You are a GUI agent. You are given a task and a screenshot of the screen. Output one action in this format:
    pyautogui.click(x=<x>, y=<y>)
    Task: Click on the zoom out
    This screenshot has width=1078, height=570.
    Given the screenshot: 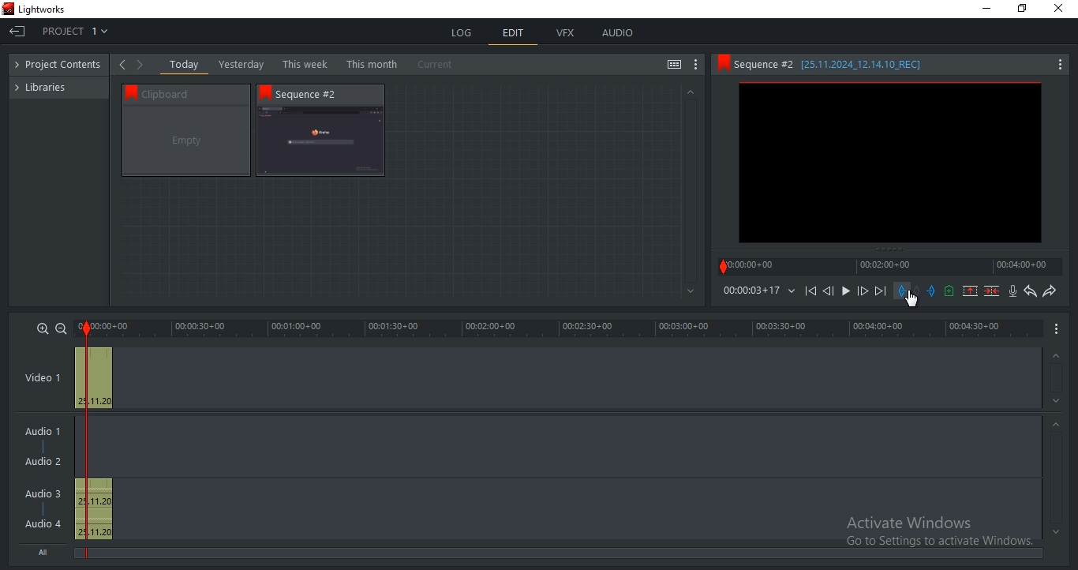 What is the action you would take?
    pyautogui.click(x=61, y=328)
    